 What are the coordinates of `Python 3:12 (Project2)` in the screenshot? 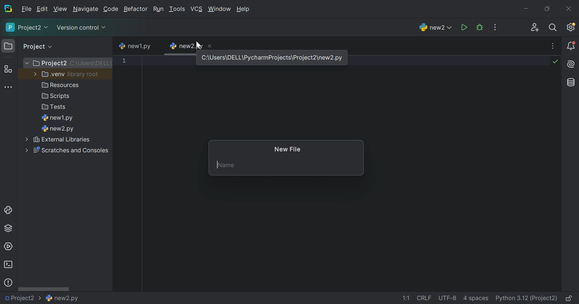 It's located at (527, 299).